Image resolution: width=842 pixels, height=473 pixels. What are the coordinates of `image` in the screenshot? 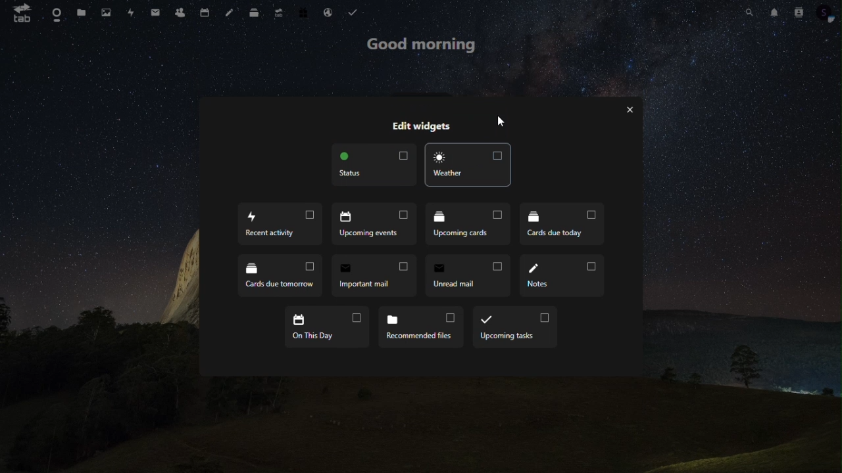 It's located at (105, 12).